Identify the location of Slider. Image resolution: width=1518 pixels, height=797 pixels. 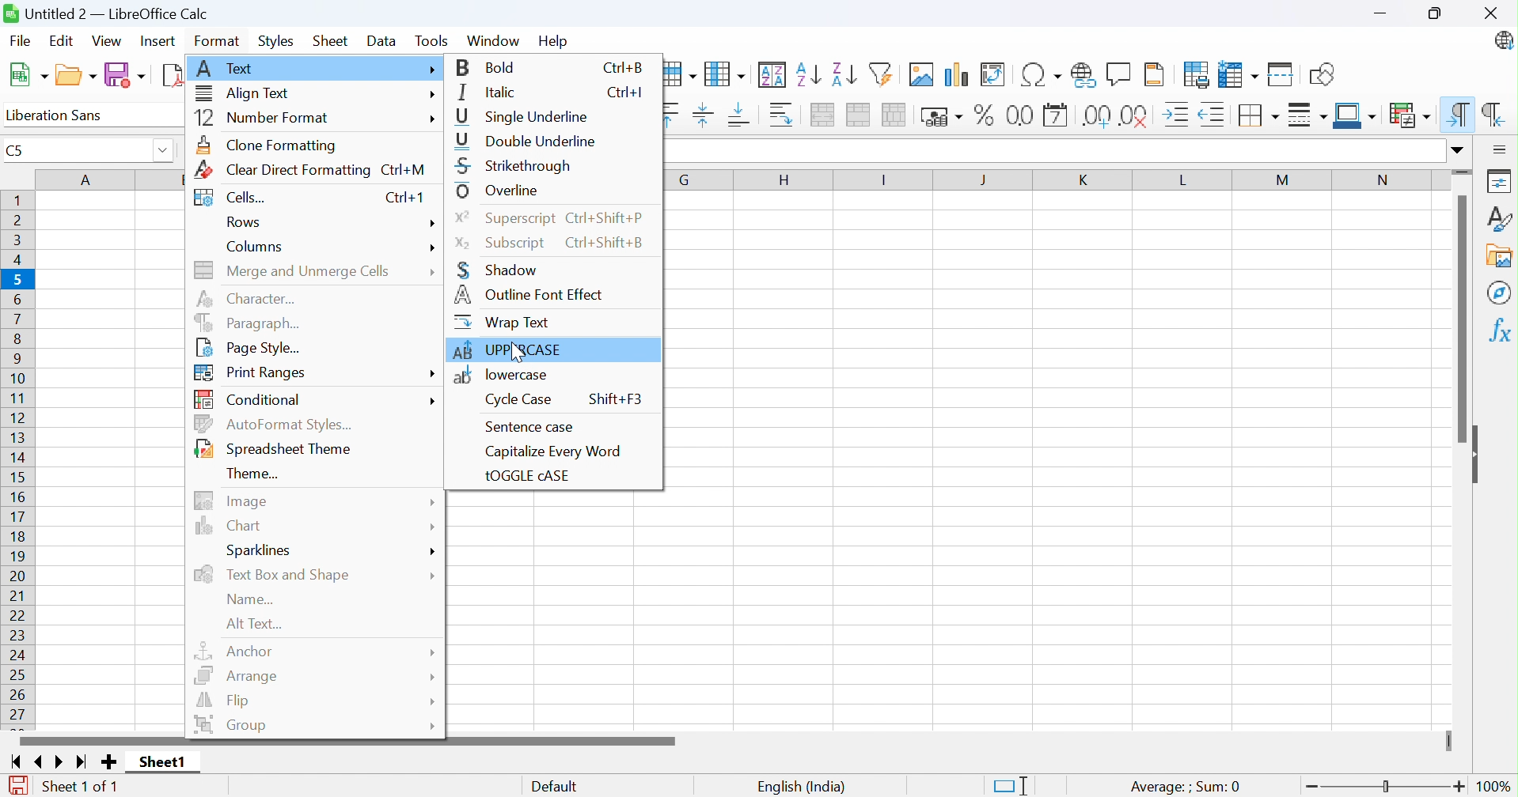
(1449, 742).